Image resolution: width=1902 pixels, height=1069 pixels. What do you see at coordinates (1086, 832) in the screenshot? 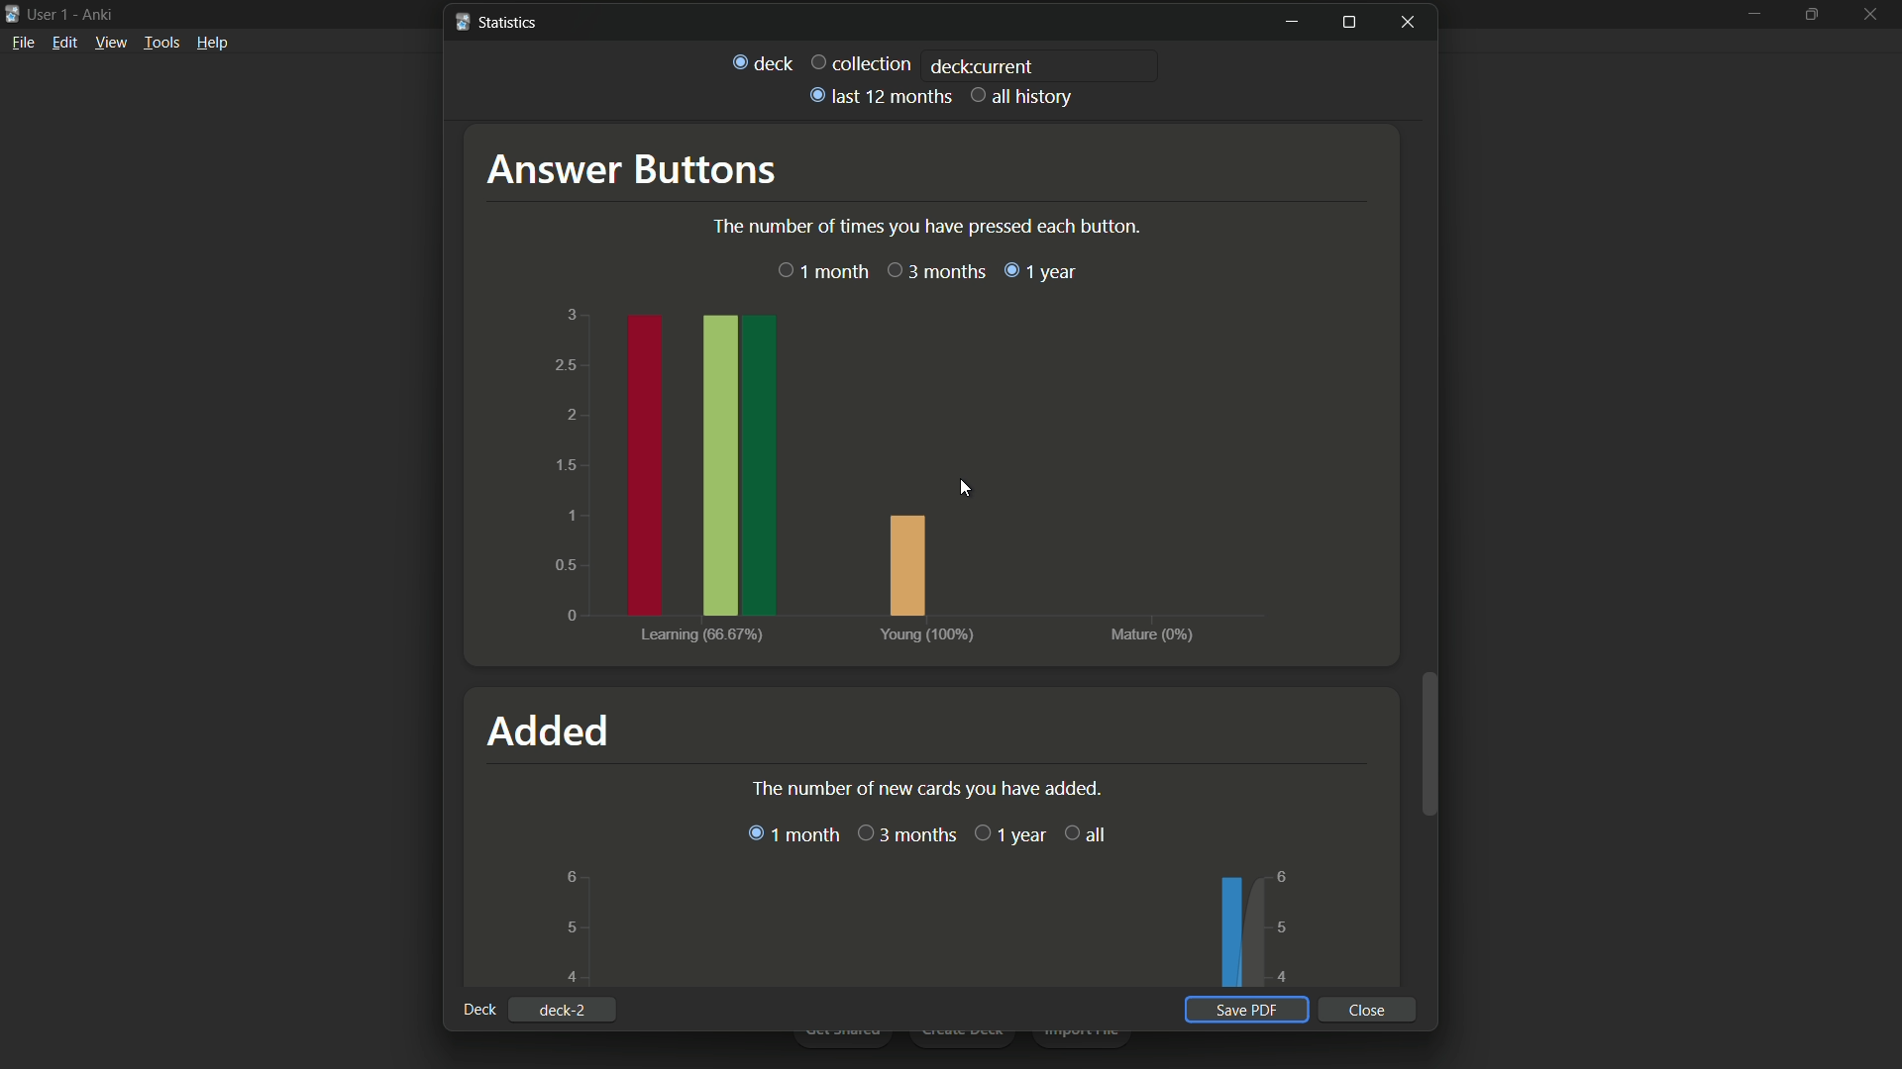
I see `all` at bounding box center [1086, 832].